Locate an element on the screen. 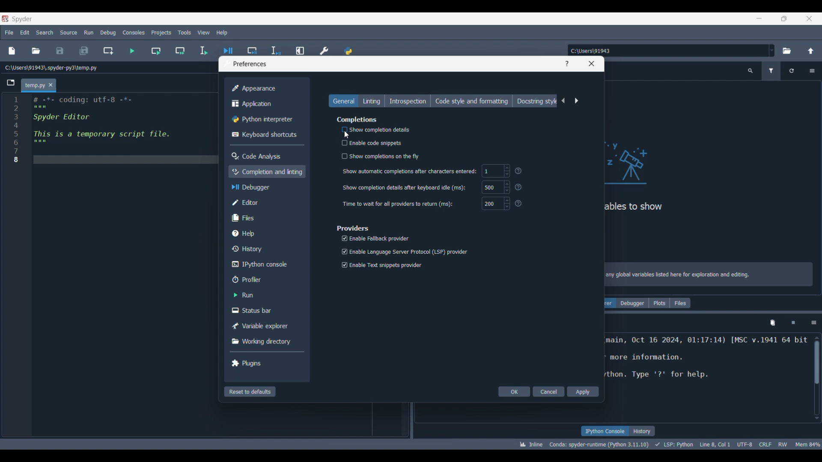 This screenshot has height=462, width=822. OK is located at coordinates (514, 391).